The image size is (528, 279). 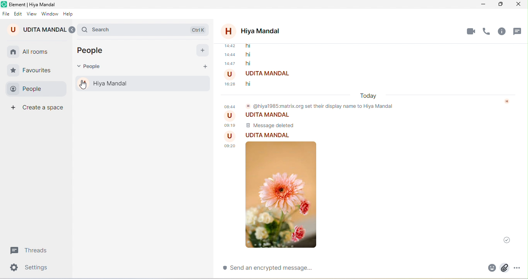 I want to click on cursor, so click(x=83, y=86).